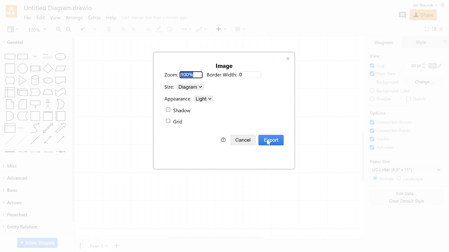 The image size is (449, 252). I want to click on last change, so click(156, 18).